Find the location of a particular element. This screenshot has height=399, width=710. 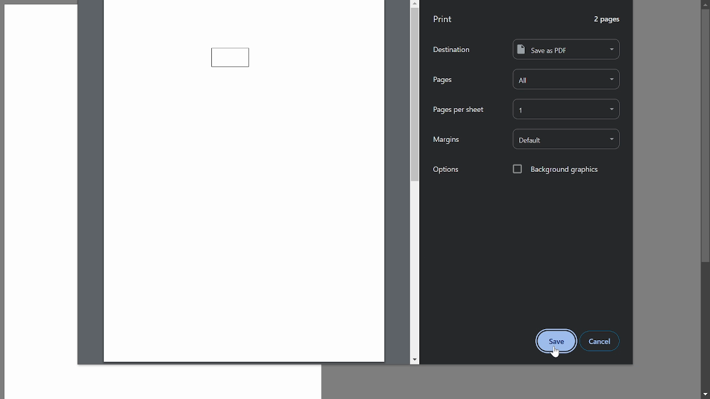

background graphics is located at coordinates (565, 168).